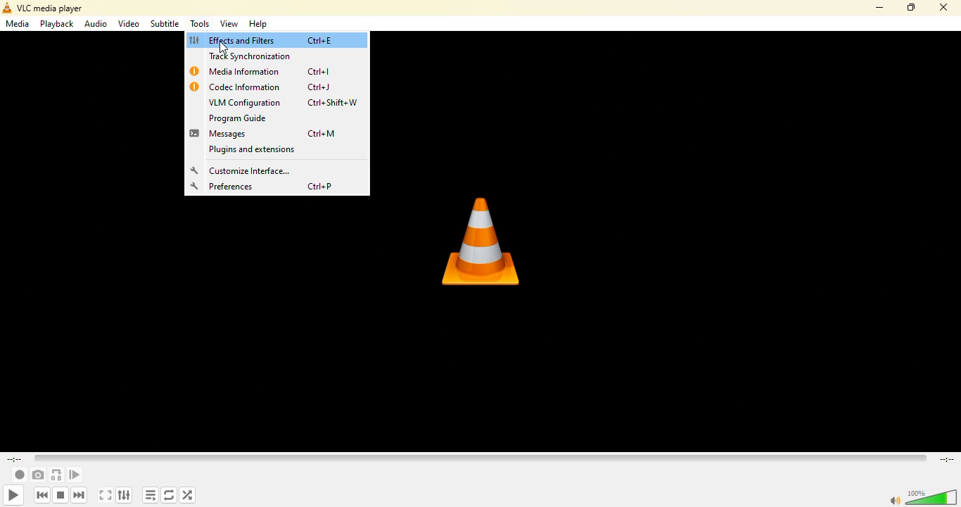 This screenshot has width=961, height=507. What do you see at coordinates (243, 88) in the screenshot?
I see `codex information` at bounding box center [243, 88].